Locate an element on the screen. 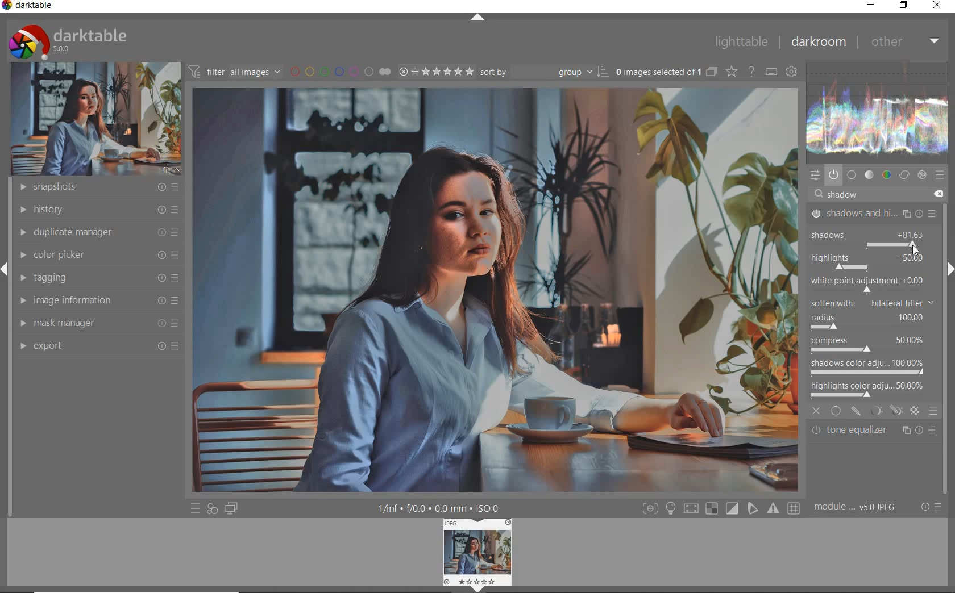 The height and width of the screenshot is (593, 955). shadows & highlights is located at coordinates (874, 213).